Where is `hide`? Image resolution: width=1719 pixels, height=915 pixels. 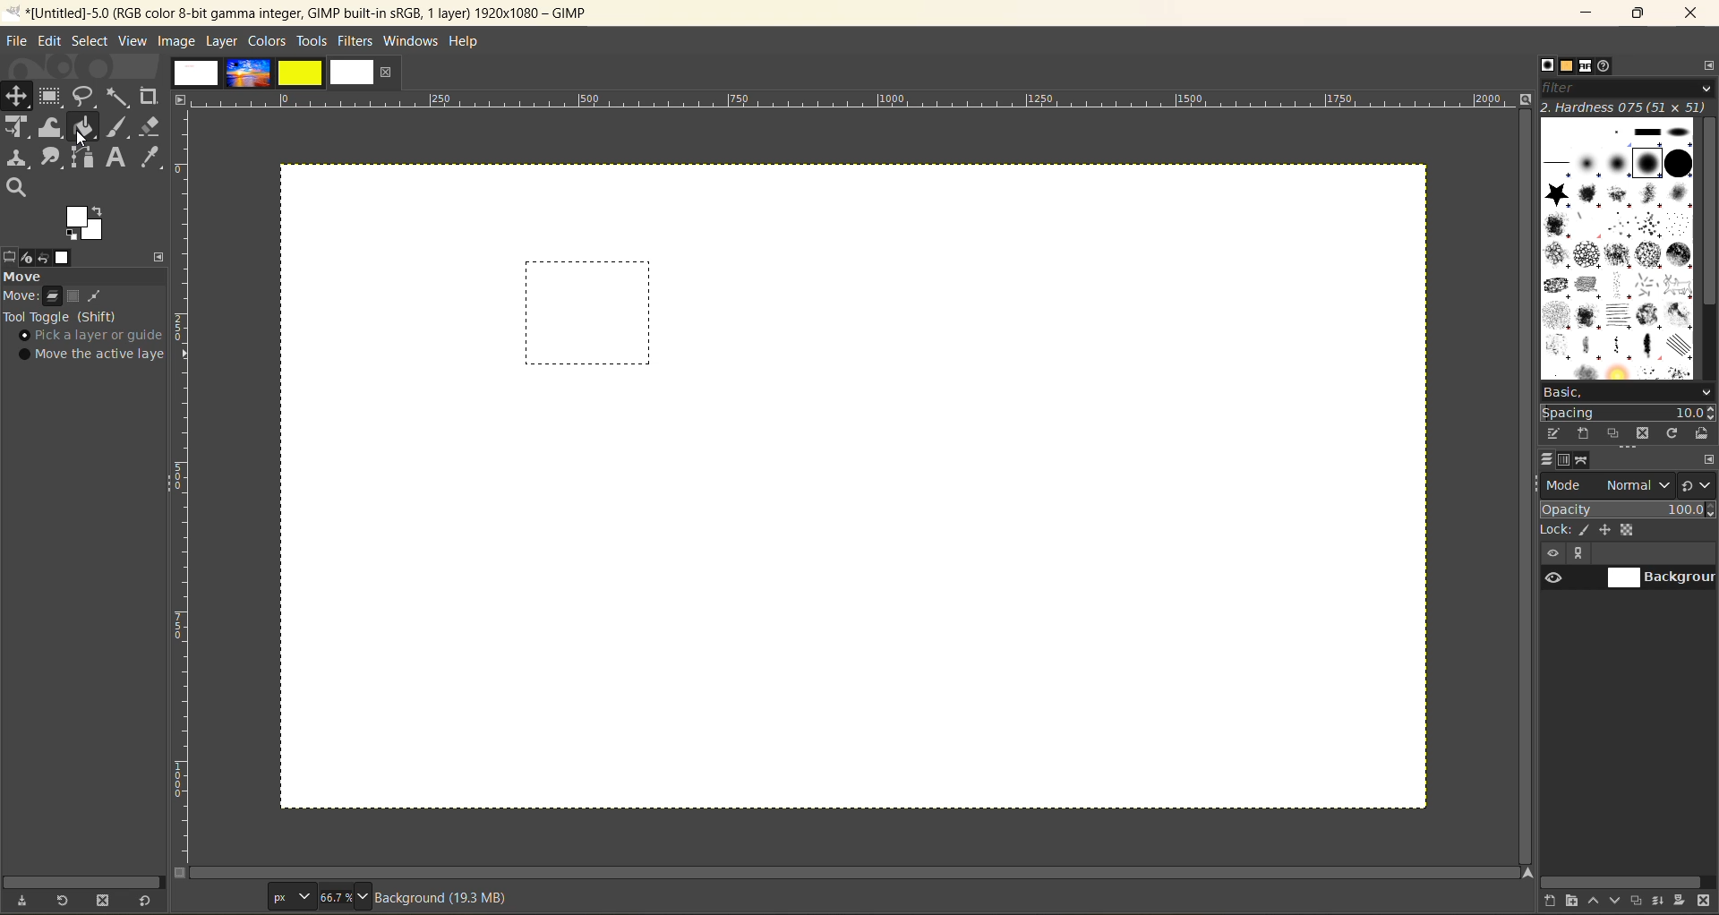 hide is located at coordinates (1552, 554).